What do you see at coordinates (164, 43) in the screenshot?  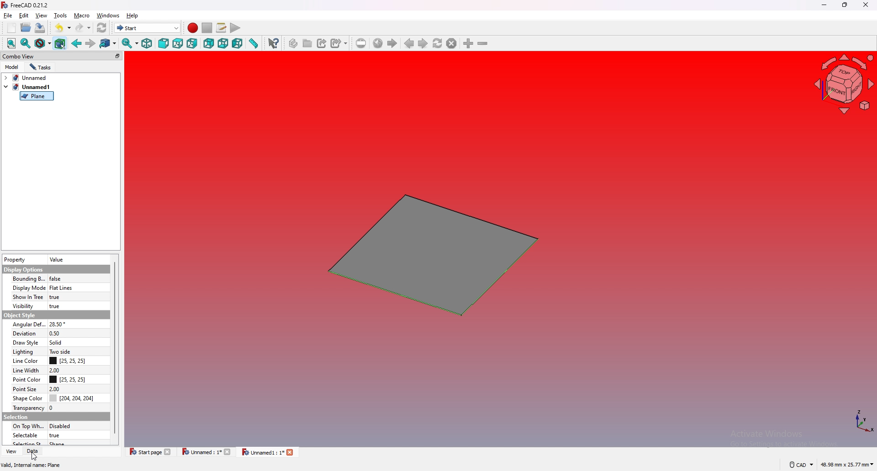 I see `front` at bounding box center [164, 43].